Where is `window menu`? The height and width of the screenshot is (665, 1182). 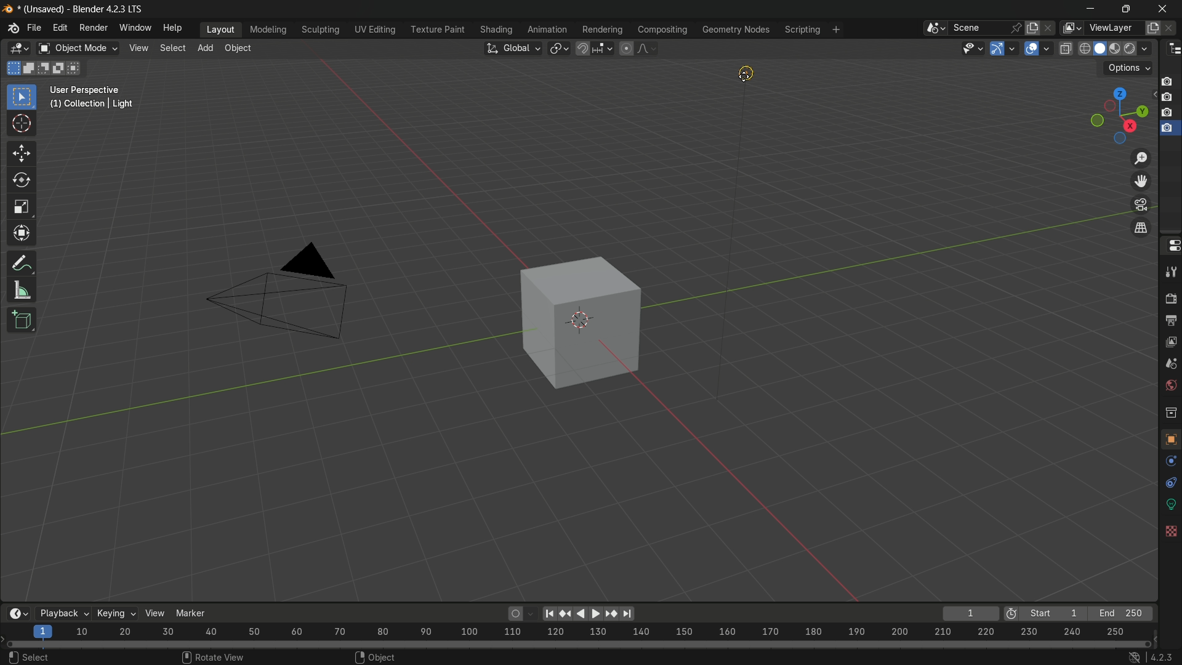
window menu is located at coordinates (135, 28).